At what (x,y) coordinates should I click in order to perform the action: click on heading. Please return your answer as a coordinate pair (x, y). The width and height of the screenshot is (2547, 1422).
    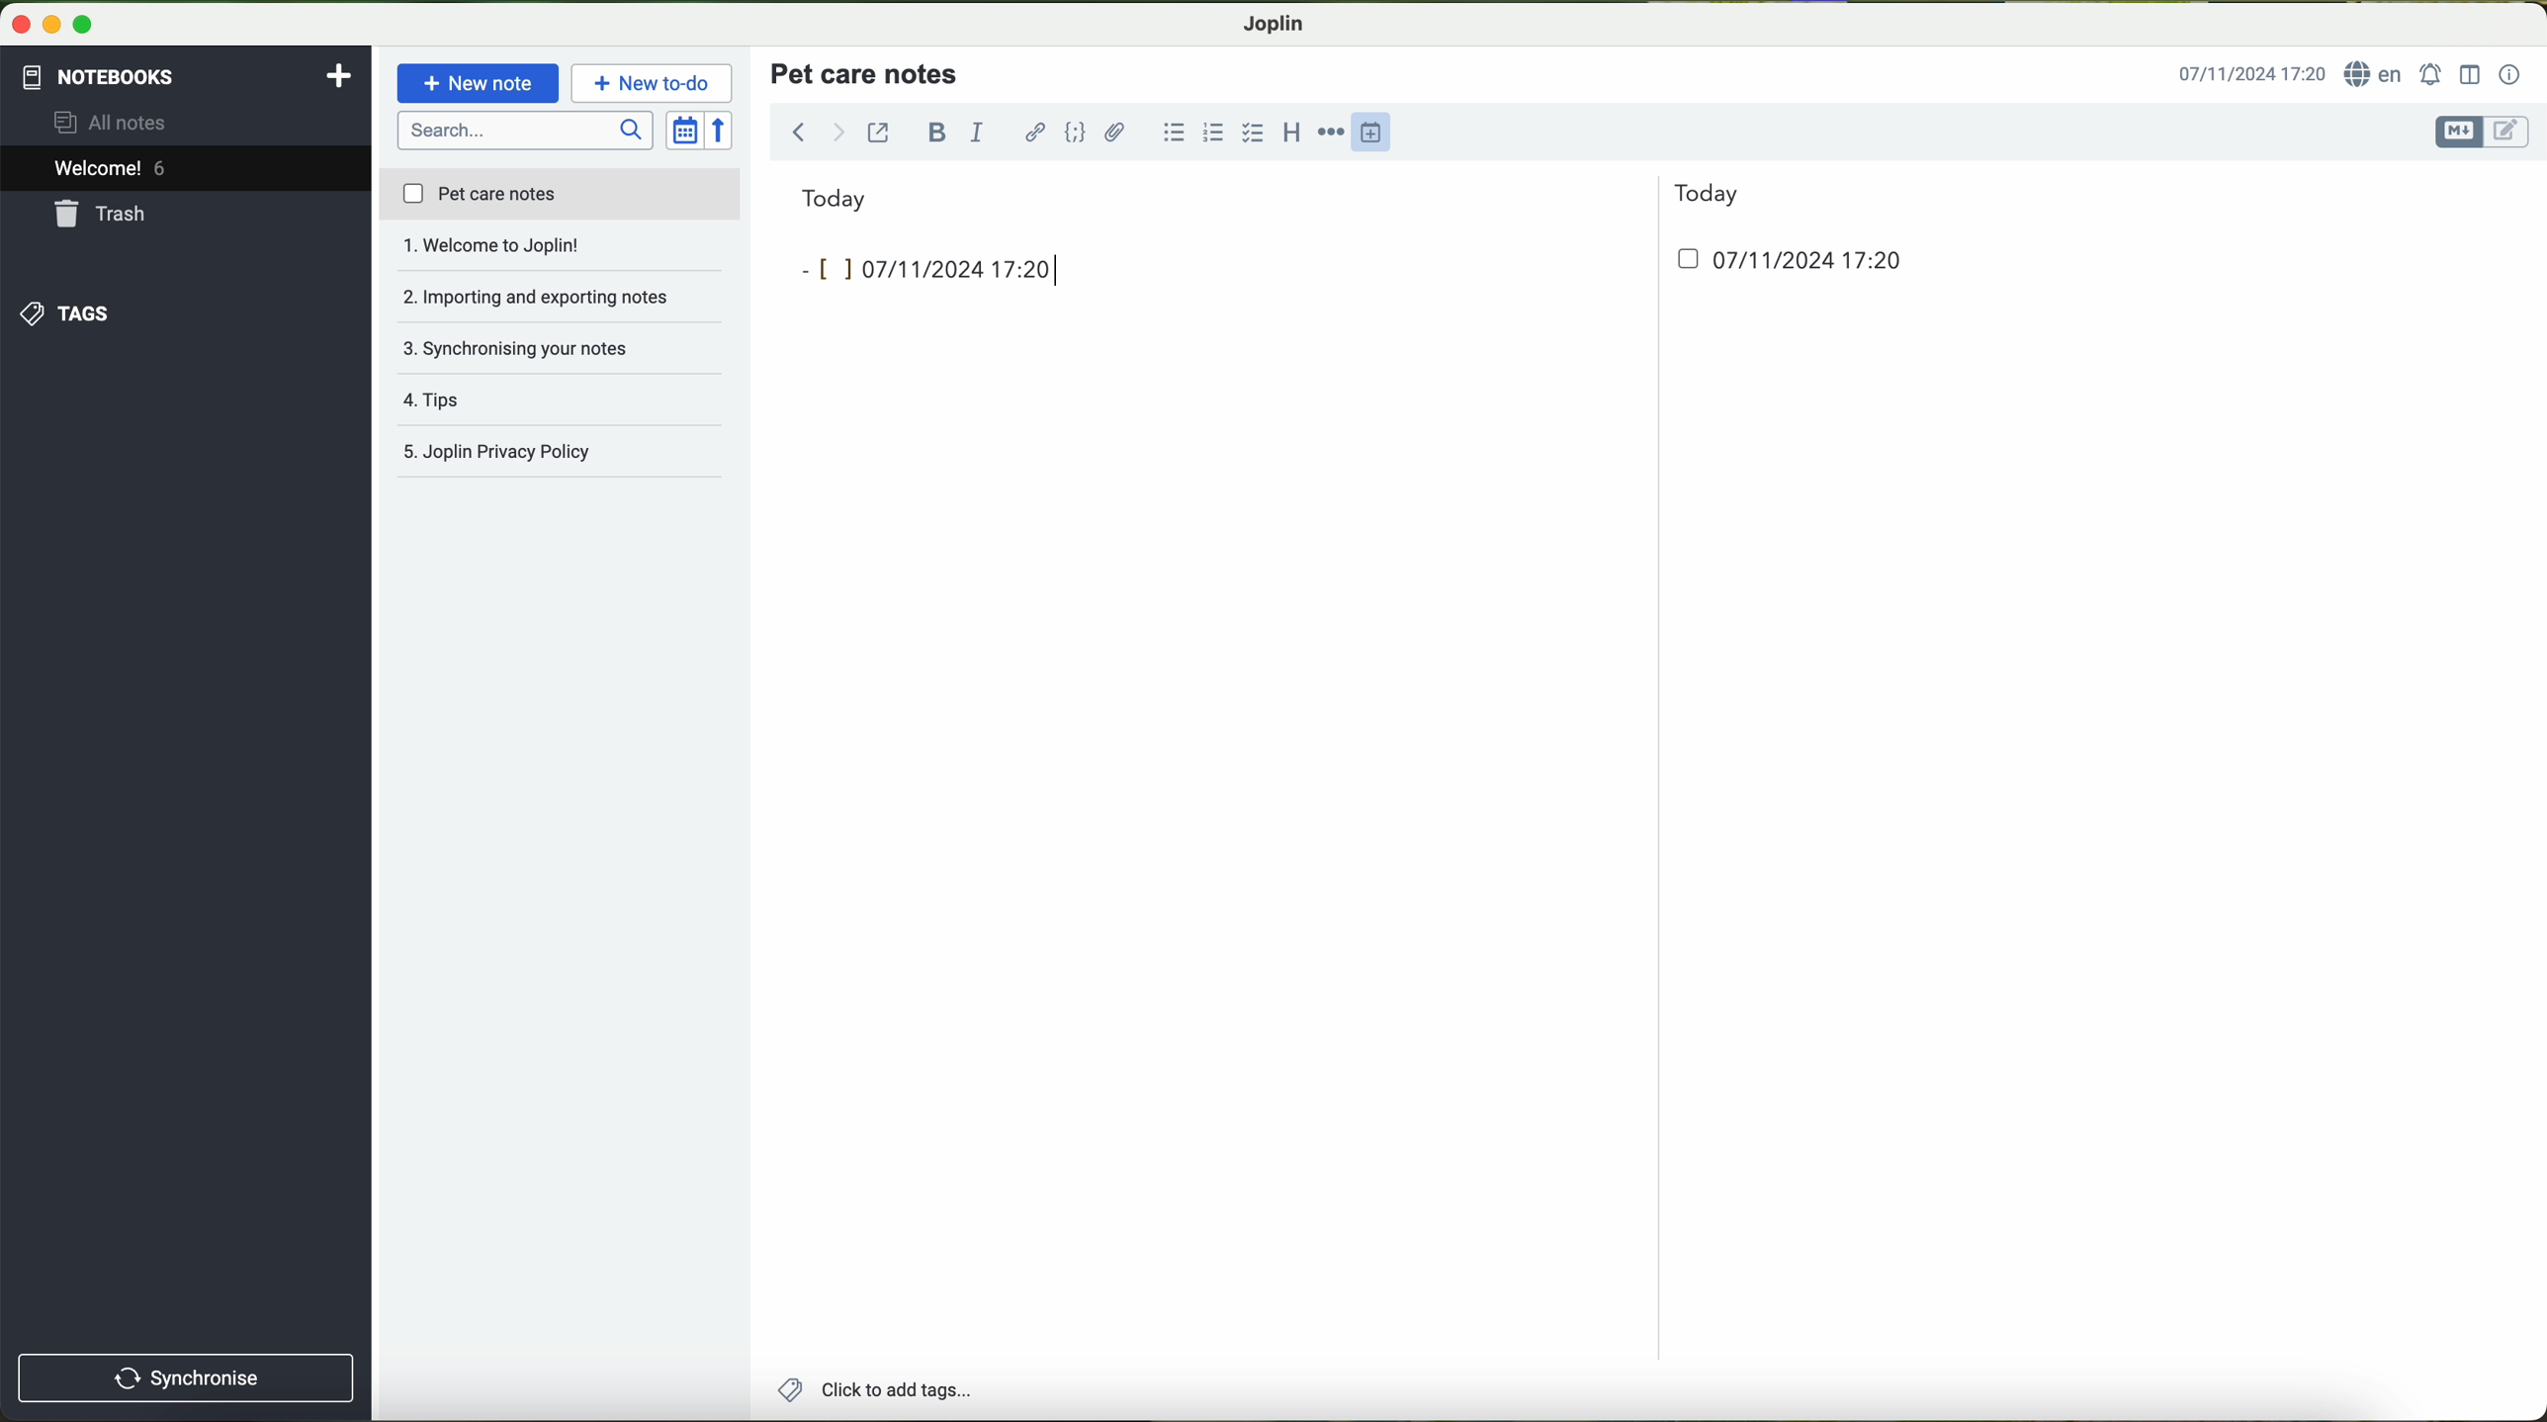
    Looking at the image, I should click on (1293, 132).